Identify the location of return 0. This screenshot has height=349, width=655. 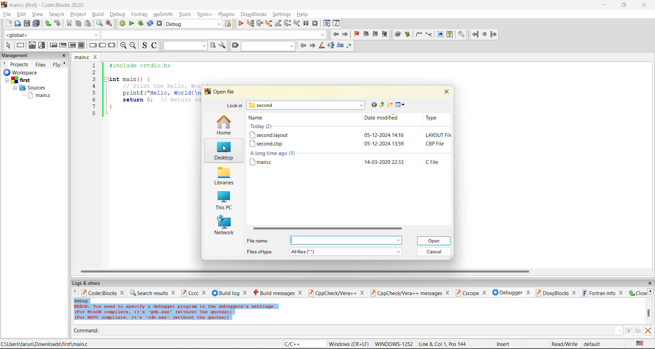
(161, 100).